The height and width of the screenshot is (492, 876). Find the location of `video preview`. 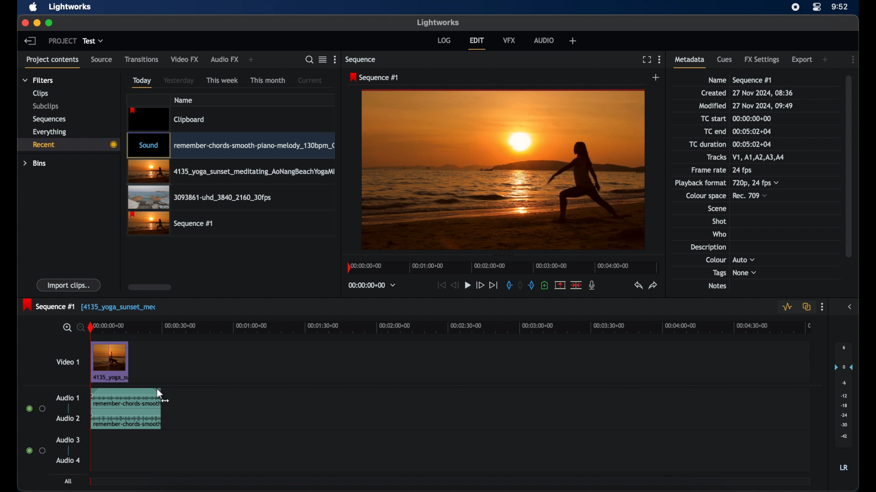

video preview is located at coordinates (503, 169).